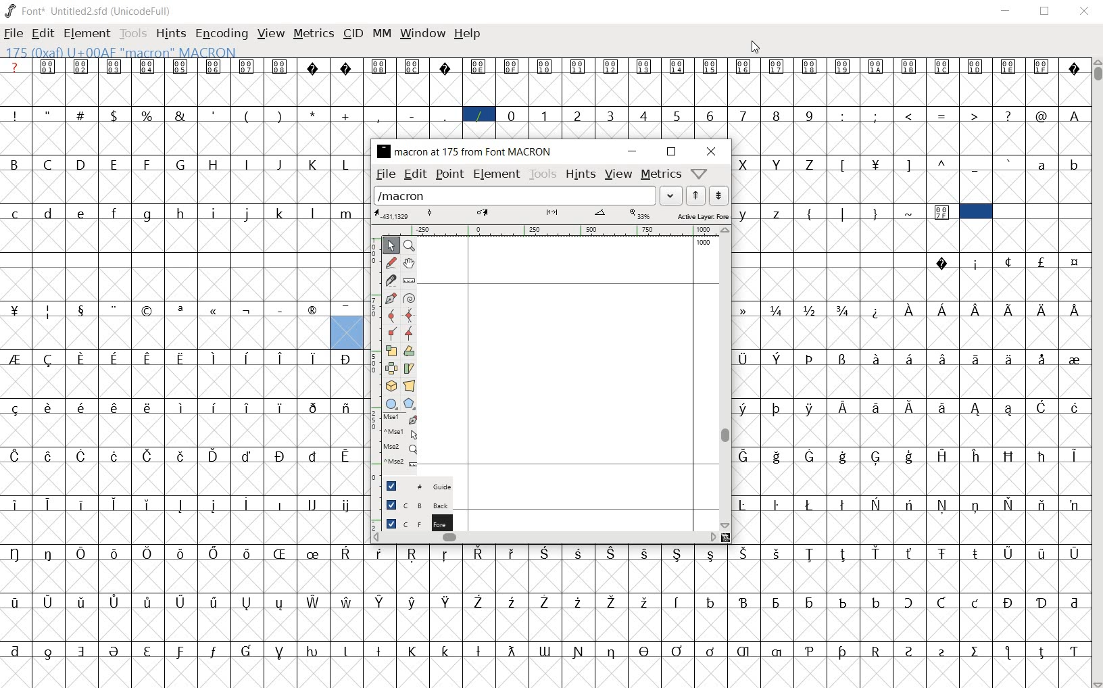 This screenshot has width=1103, height=688. I want to click on A, so click(1076, 115).